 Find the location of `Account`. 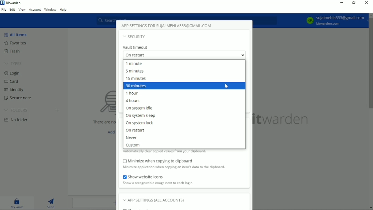

Account is located at coordinates (35, 10).